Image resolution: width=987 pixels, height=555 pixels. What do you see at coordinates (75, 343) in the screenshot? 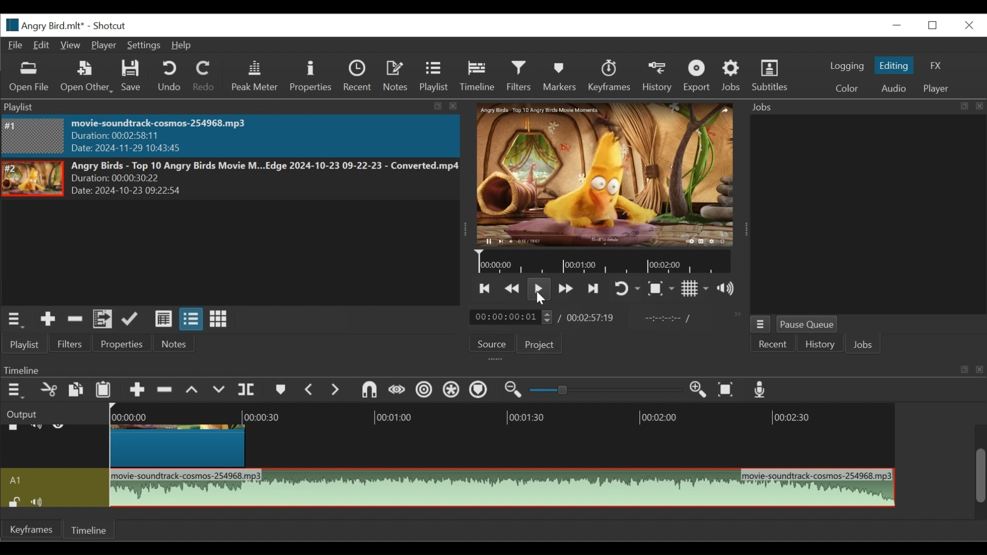
I see `Filters` at bounding box center [75, 343].